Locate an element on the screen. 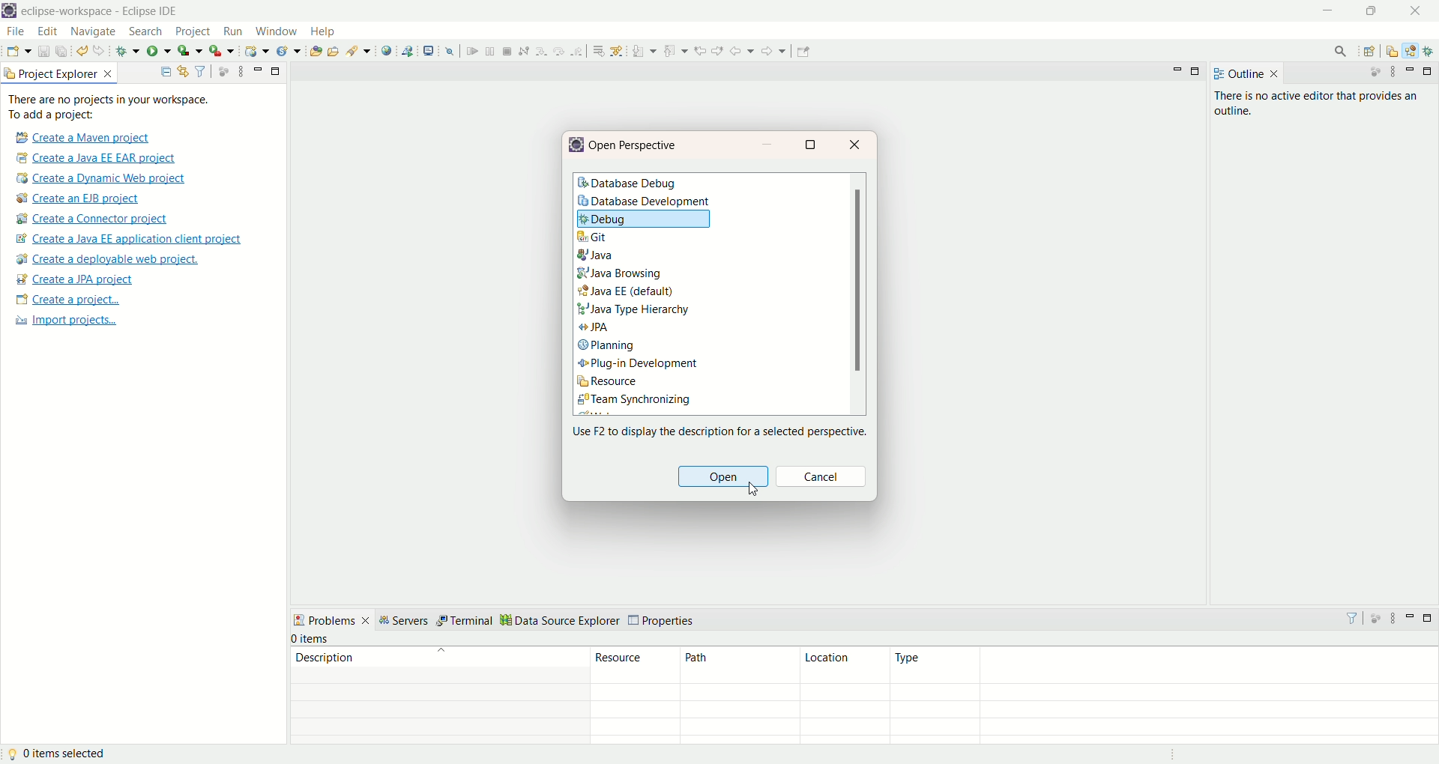 This screenshot has height=764, width=1439. resources is located at coordinates (636, 697).